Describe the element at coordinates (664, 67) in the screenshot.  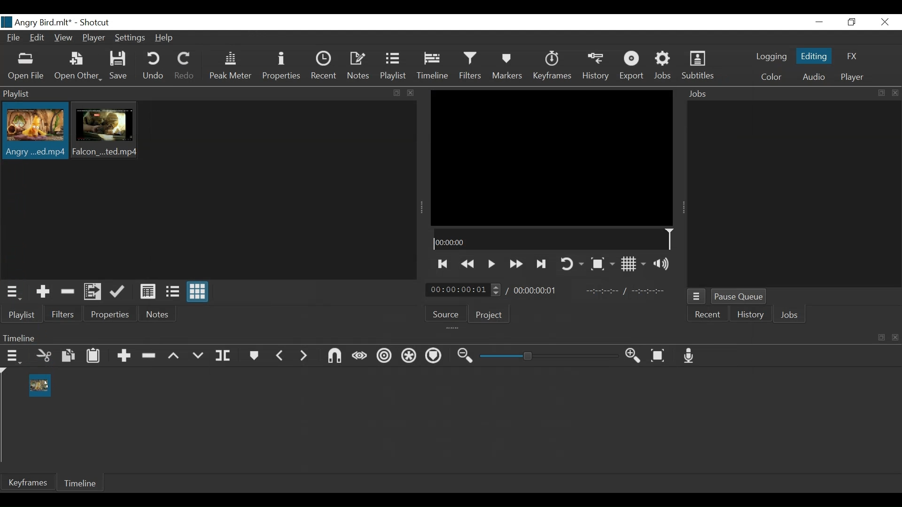
I see `Jobs` at that location.